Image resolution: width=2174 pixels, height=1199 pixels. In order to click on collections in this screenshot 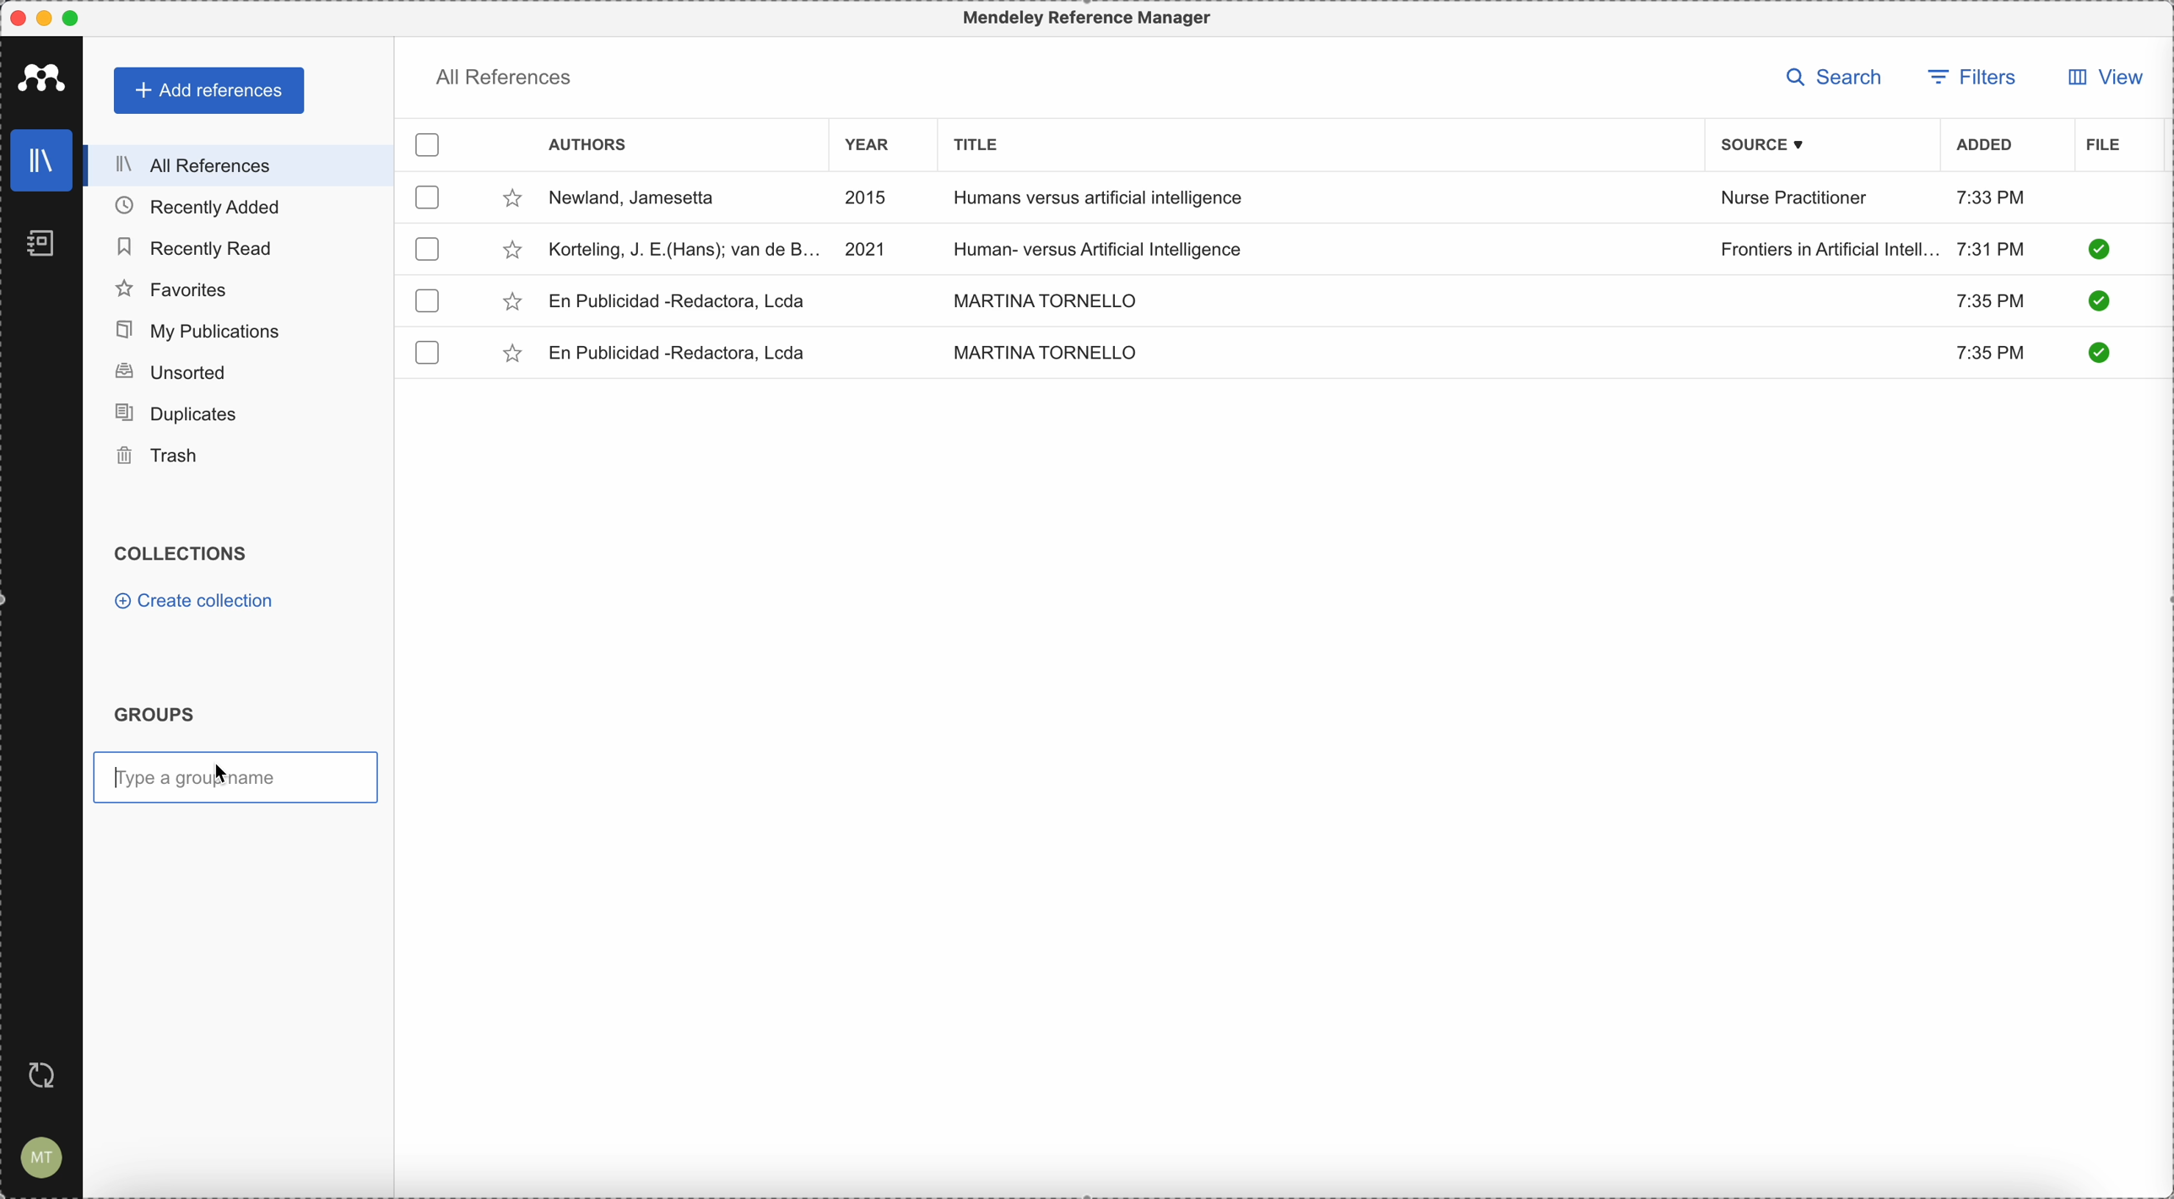, I will do `click(184, 554)`.